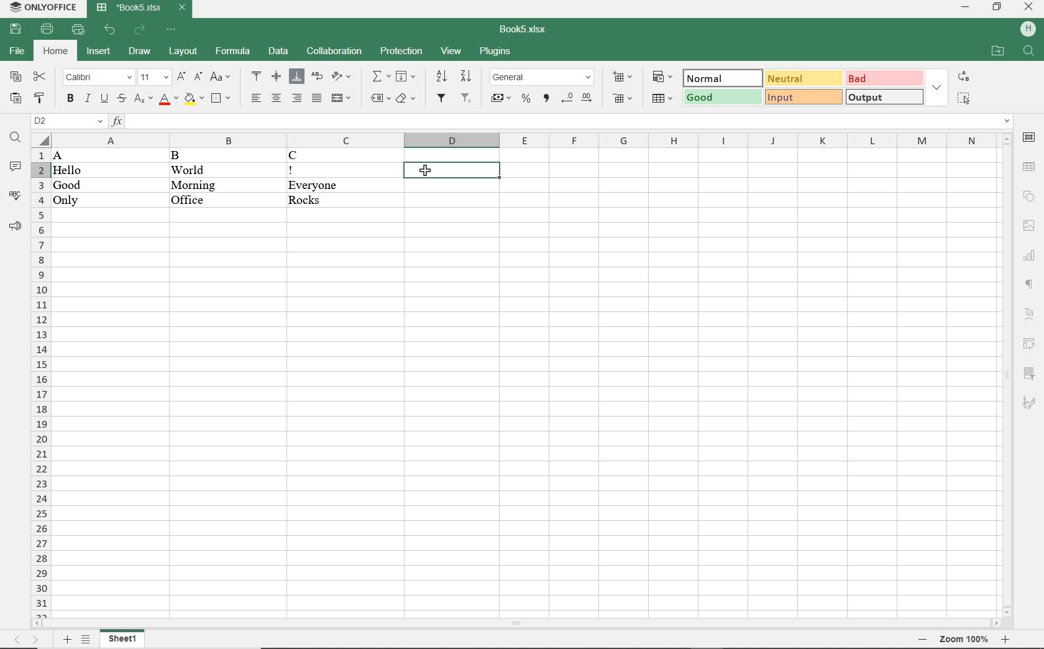 This screenshot has width=1044, height=649. I want to click on SORT ASCENDING, so click(441, 76).